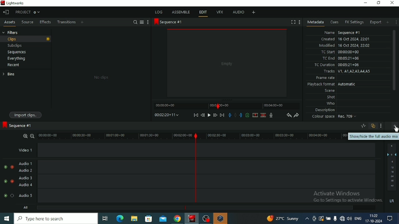 The height and width of the screenshot is (224, 399). What do you see at coordinates (229, 115) in the screenshot?
I see `Add an 'in' mark at the current position` at bounding box center [229, 115].